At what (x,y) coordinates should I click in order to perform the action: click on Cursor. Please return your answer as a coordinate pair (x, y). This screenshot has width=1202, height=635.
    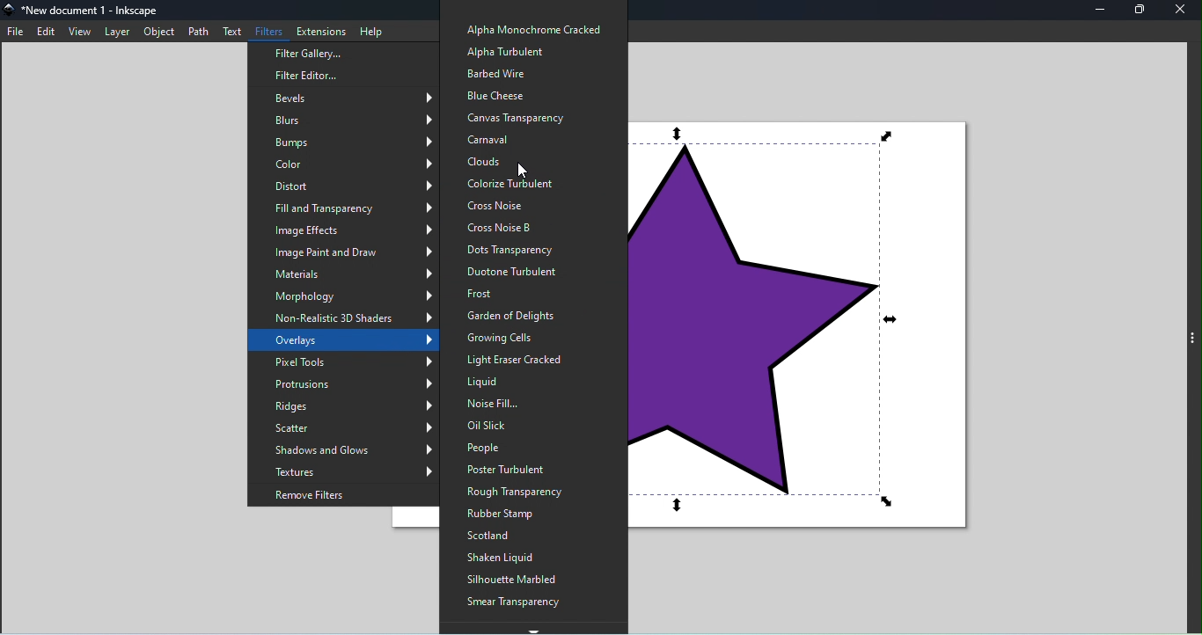
    Looking at the image, I should click on (524, 167).